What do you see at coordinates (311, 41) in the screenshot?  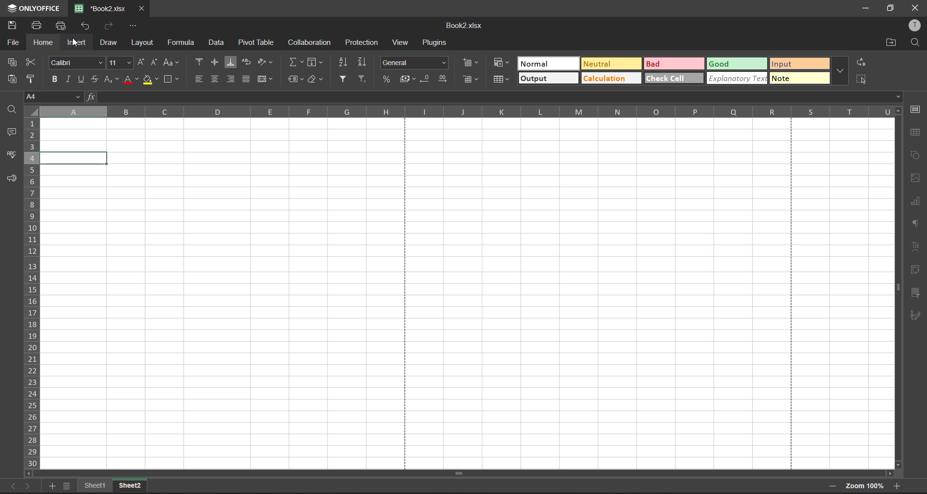 I see `collaboration` at bounding box center [311, 41].